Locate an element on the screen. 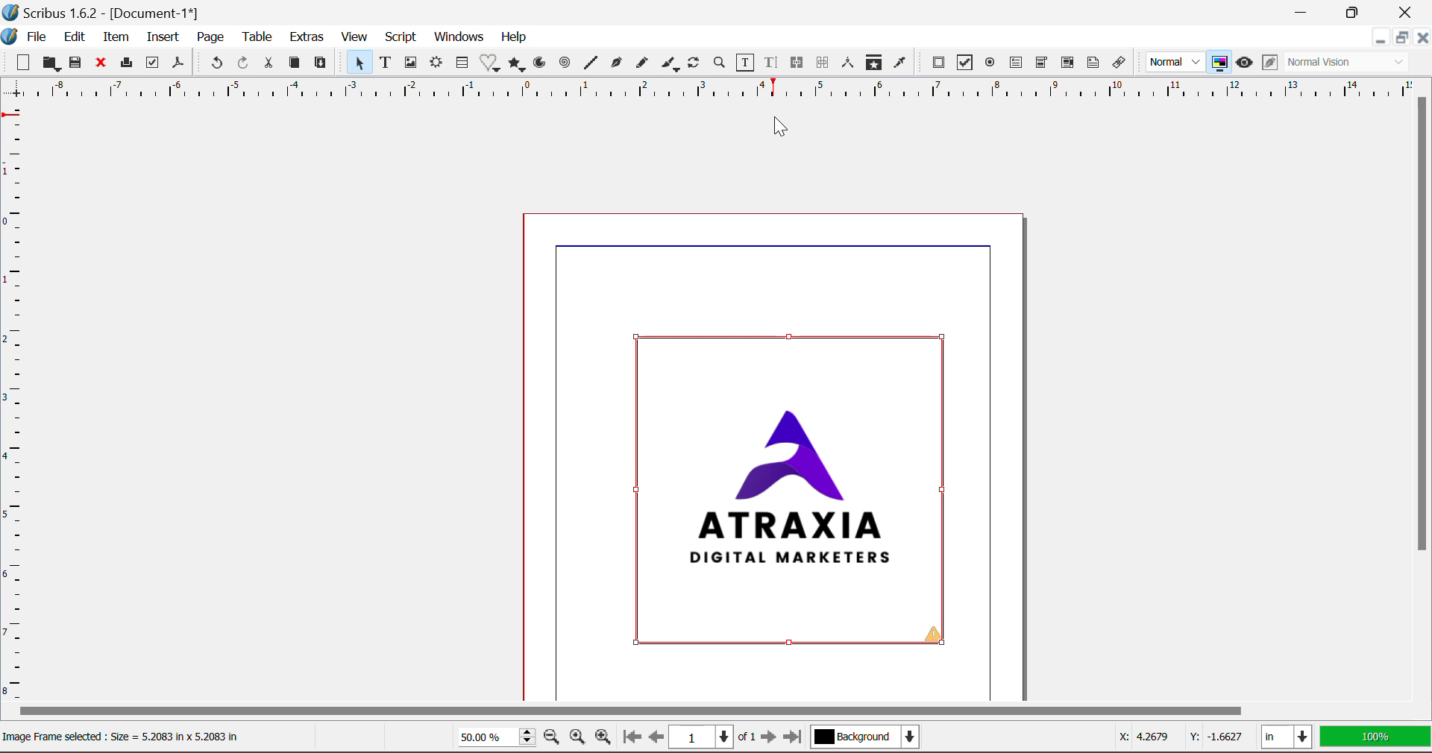  Preview Mode is located at coordinates (1244, 63).